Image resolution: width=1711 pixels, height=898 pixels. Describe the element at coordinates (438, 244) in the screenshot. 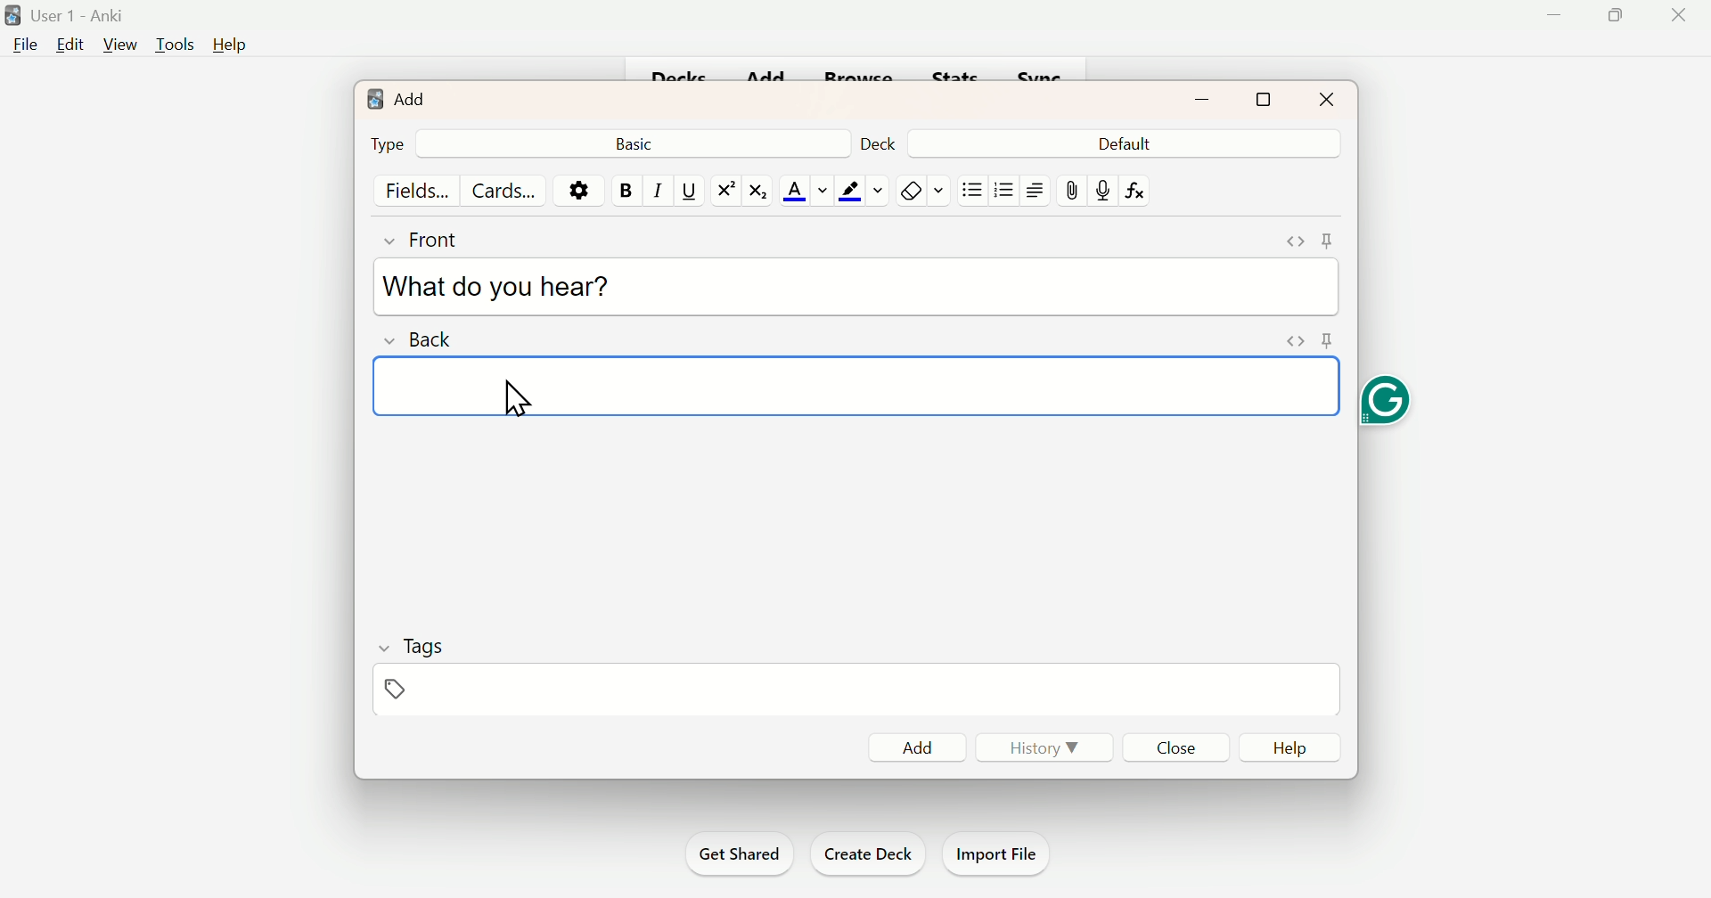

I see `Front` at that location.